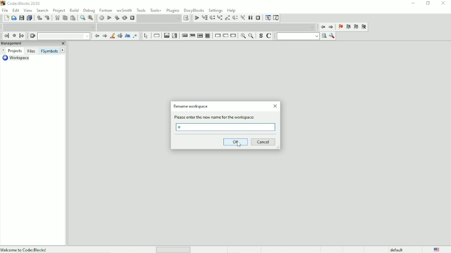 Image resolution: width=451 pixels, height=253 pixels. Describe the element at coordinates (132, 17) in the screenshot. I see `Abort` at that location.